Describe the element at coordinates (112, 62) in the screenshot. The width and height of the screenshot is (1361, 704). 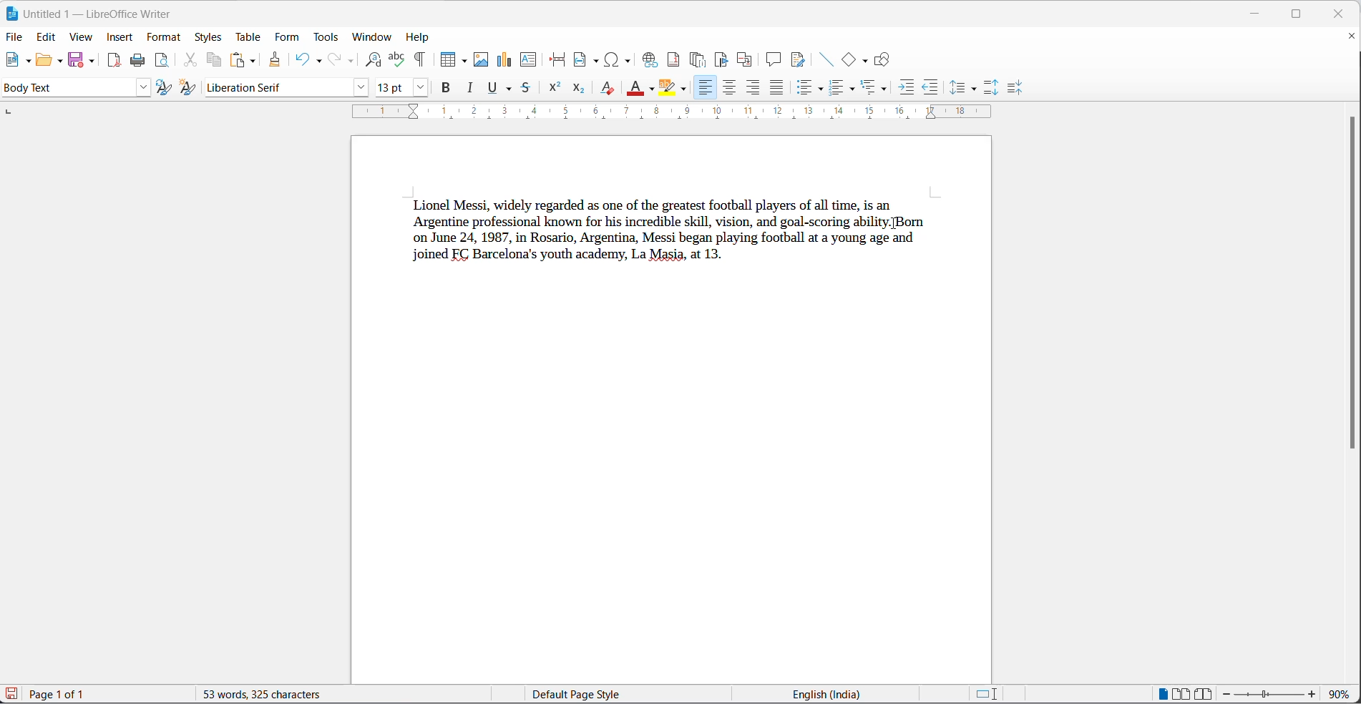
I see `export as pdf` at that location.